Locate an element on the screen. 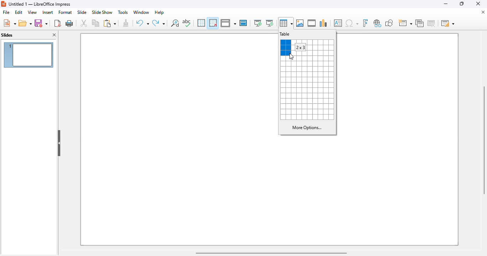 This screenshot has width=487, height=256. slide 1 is located at coordinates (178, 85).